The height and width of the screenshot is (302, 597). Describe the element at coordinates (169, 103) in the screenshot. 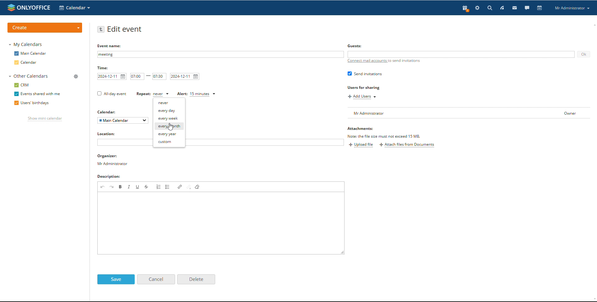

I see `never` at that location.